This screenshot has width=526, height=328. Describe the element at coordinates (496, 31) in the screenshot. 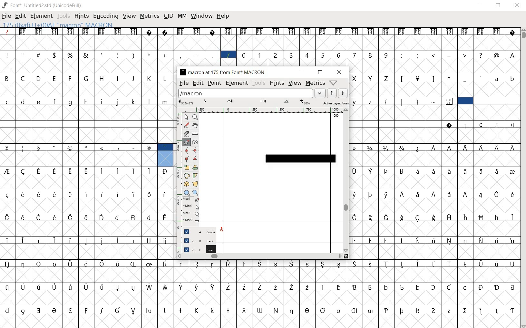

I see `Symbol` at that location.